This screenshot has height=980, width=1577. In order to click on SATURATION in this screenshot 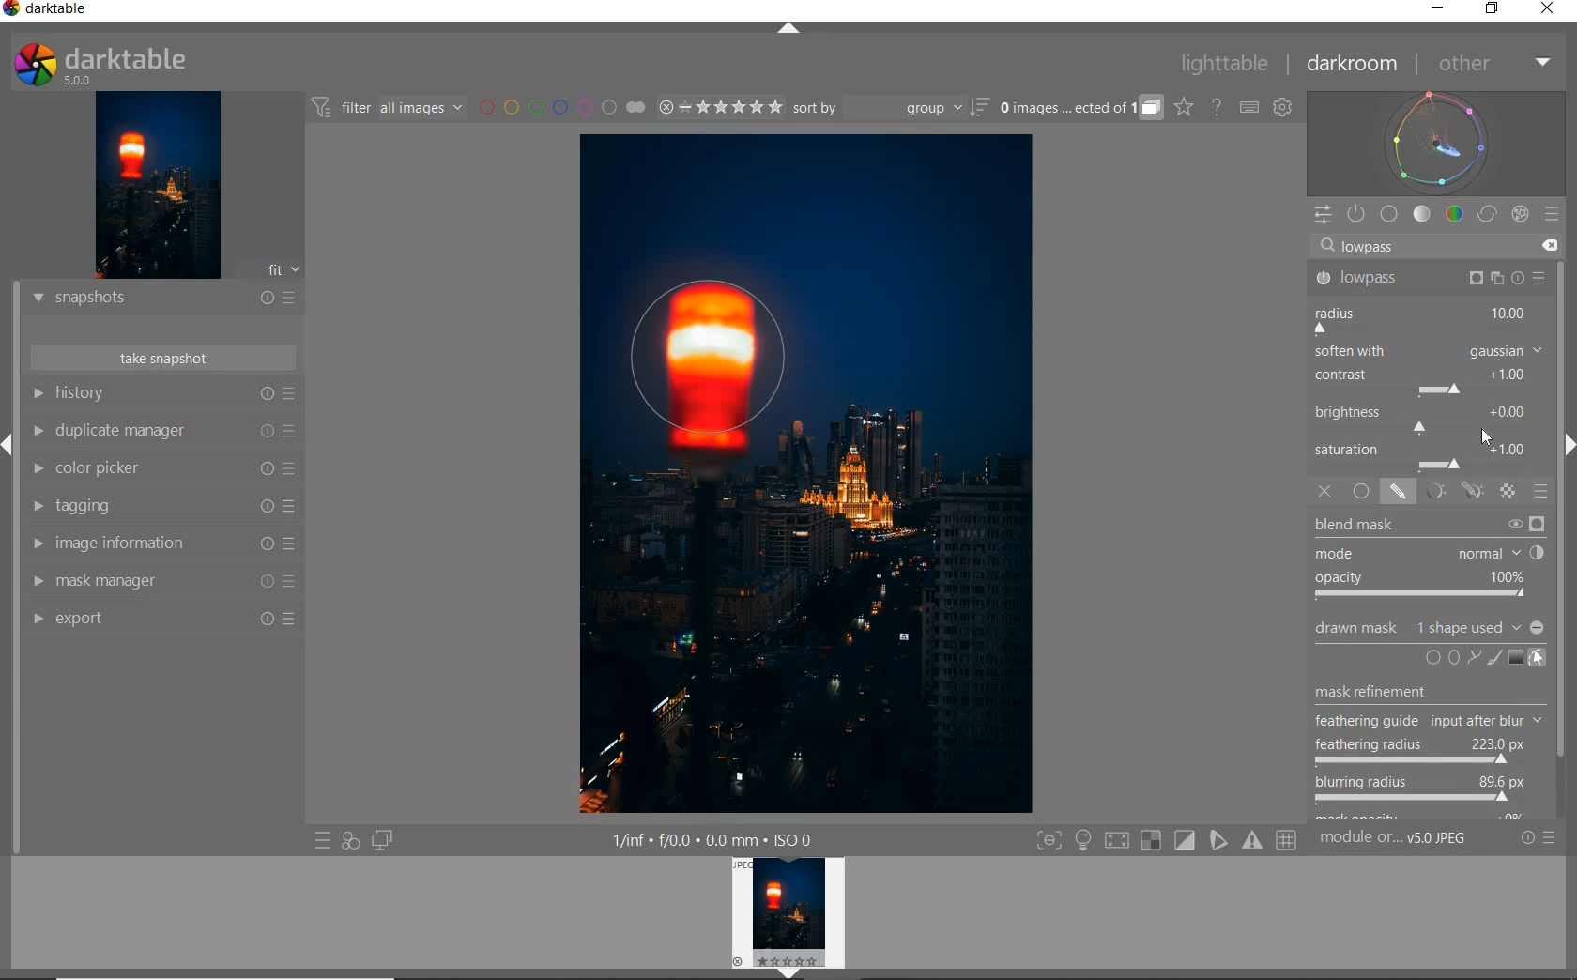, I will do `click(1430, 455)`.